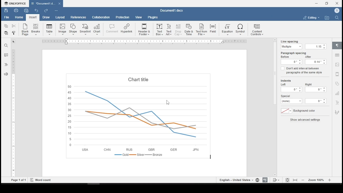  What do you see at coordinates (171, 11) in the screenshot?
I see `Document3.docx` at bounding box center [171, 11].